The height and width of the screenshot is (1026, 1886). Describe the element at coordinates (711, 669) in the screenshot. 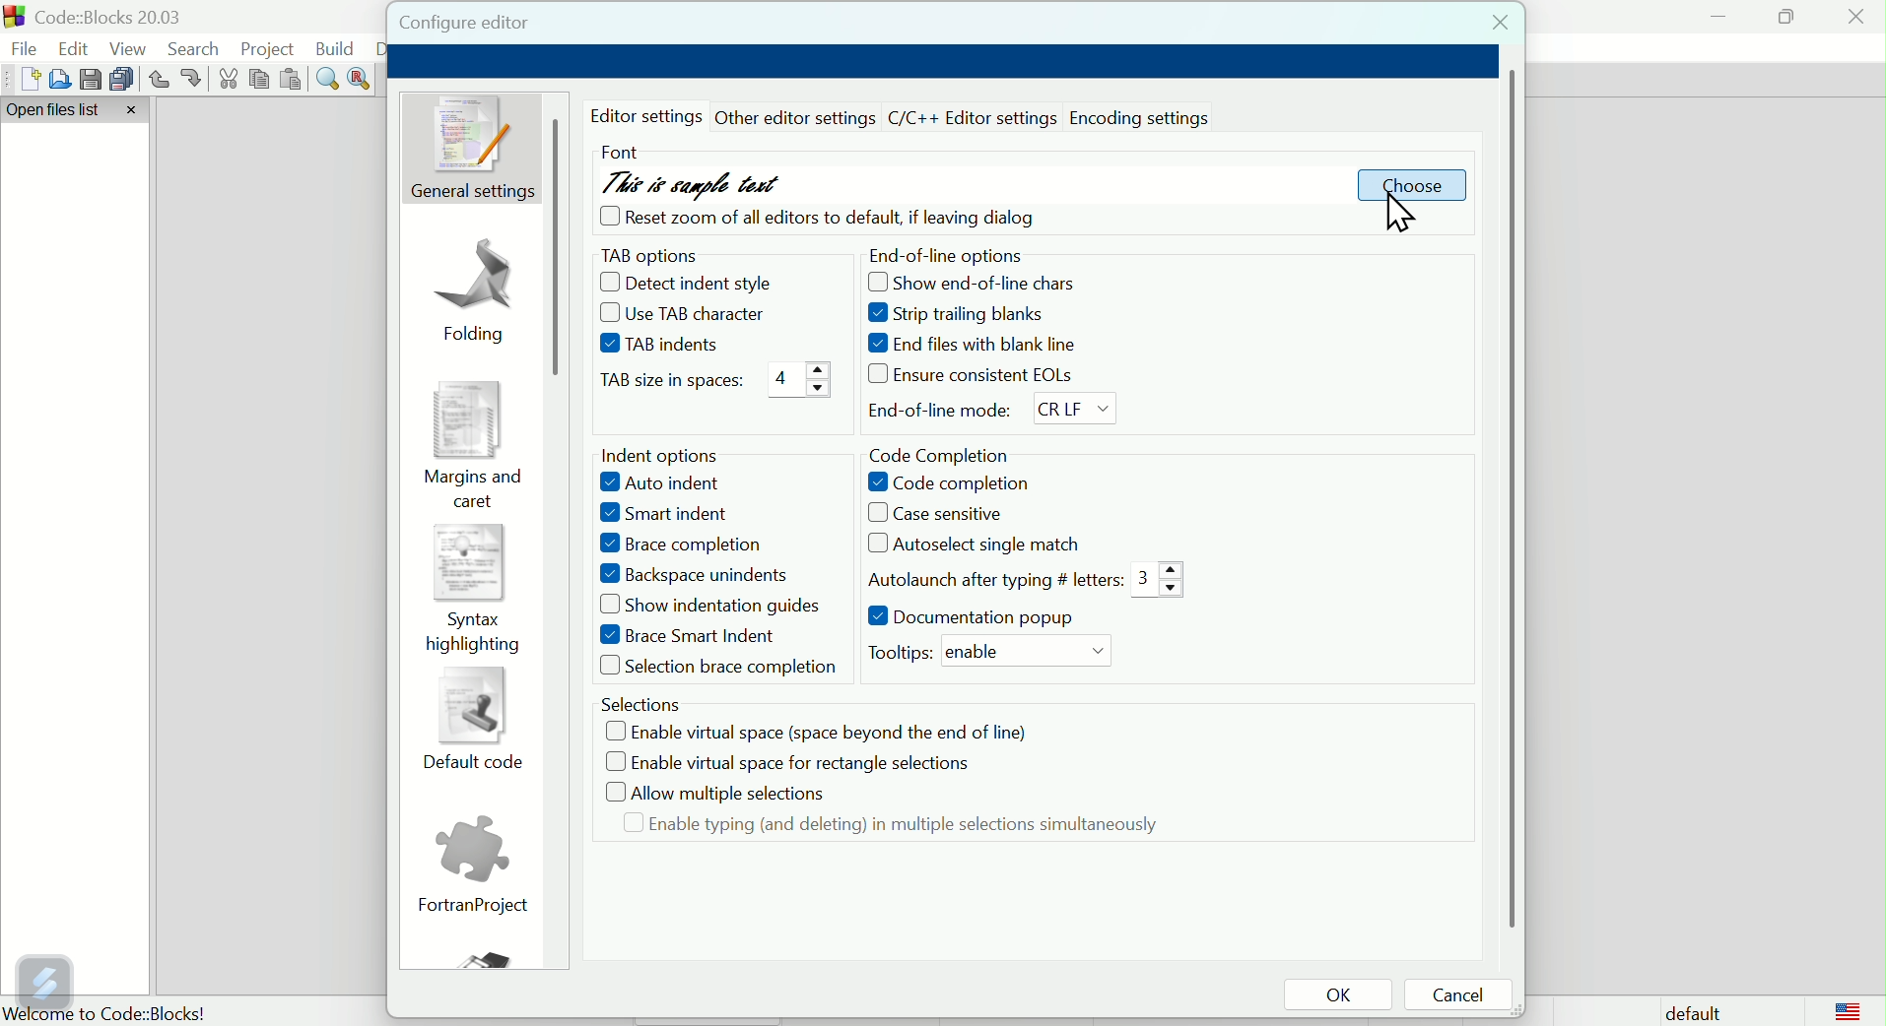

I see `selections brace completion` at that location.